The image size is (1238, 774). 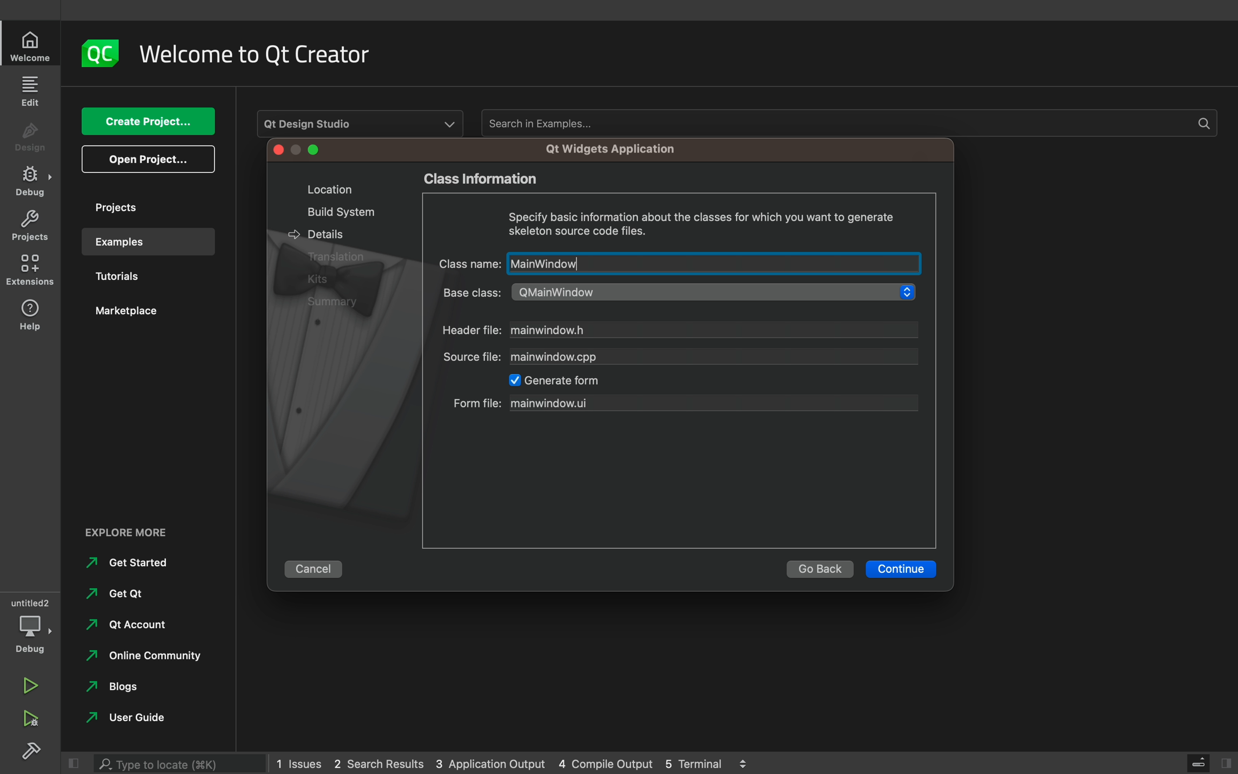 I want to click on marketplace, so click(x=141, y=315).